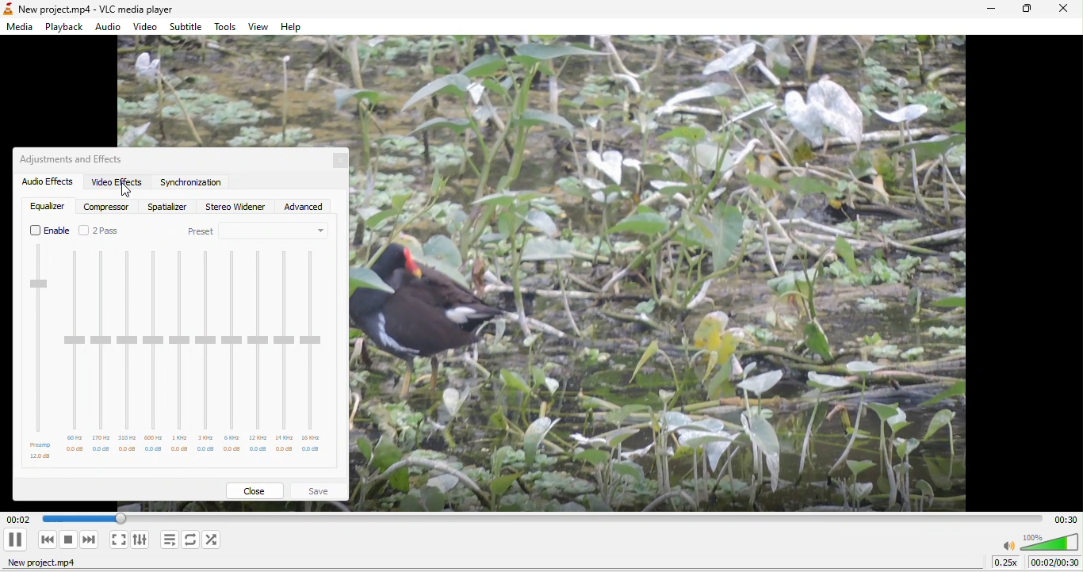 The width and height of the screenshot is (1083, 572). I want to click on audio effects, so click(47, 183).